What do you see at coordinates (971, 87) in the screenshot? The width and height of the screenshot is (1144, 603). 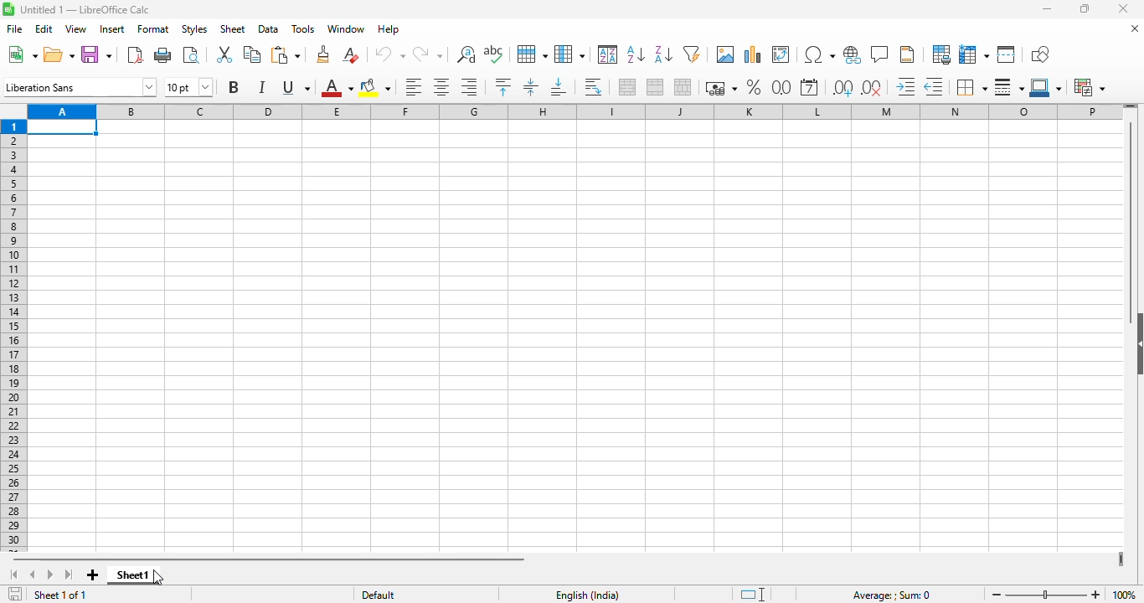 I see `borders` at bounding box center [971, 87].